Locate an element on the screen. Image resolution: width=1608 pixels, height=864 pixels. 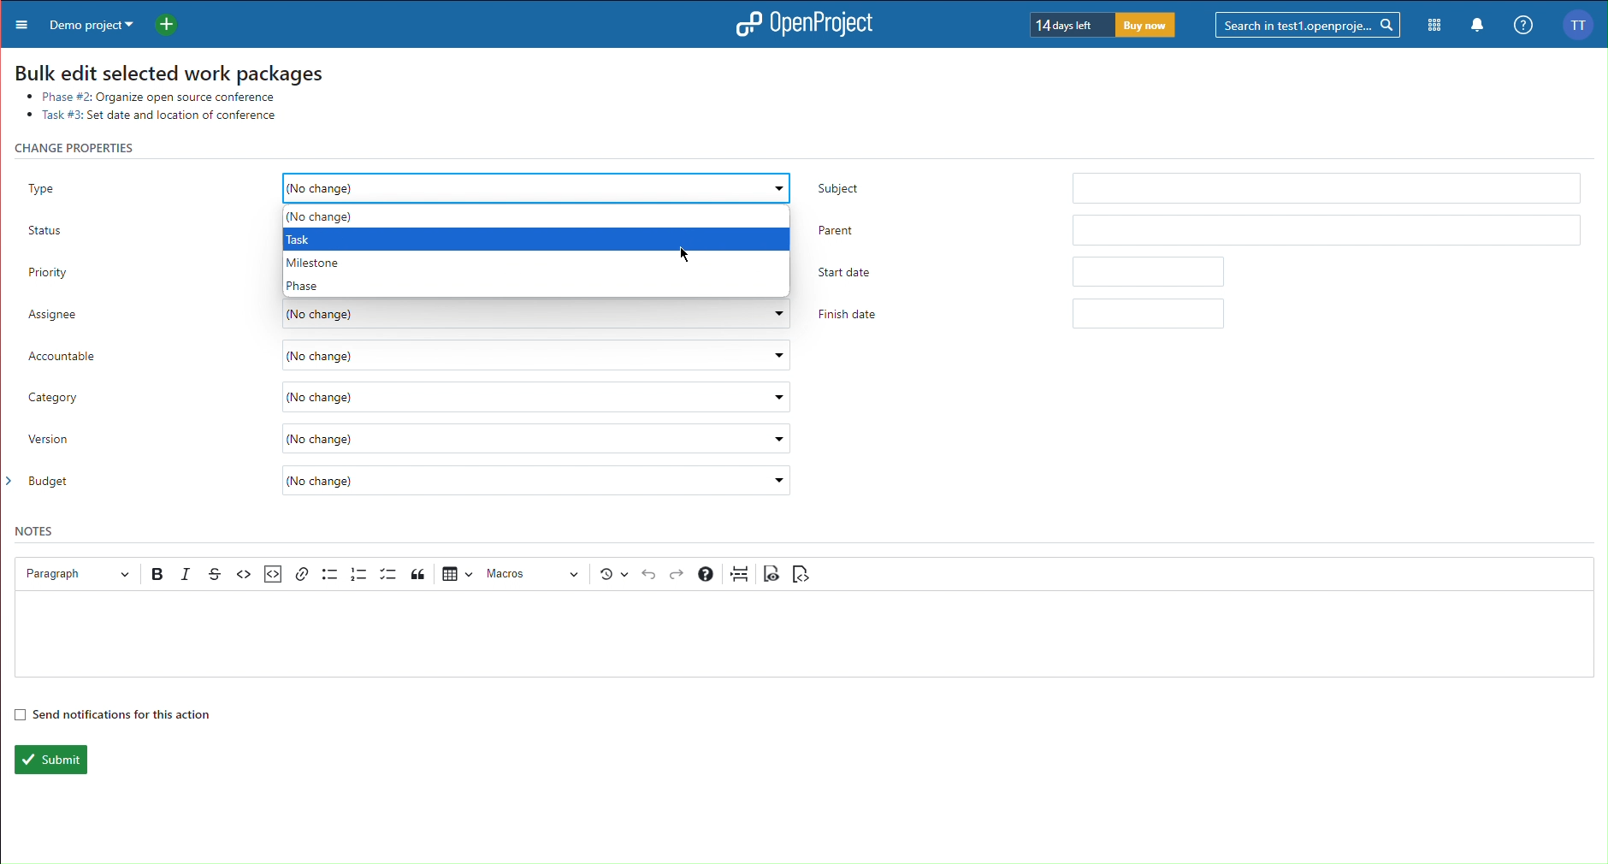
Attachment Settings is located at coordinates (271, 575).